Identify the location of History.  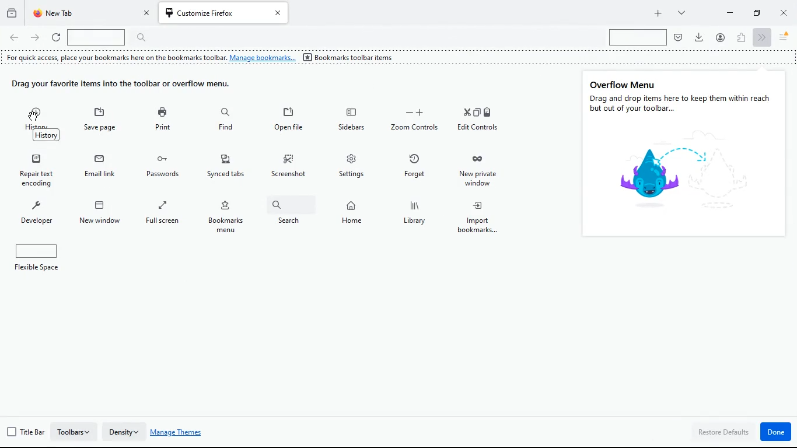
(47, 134).